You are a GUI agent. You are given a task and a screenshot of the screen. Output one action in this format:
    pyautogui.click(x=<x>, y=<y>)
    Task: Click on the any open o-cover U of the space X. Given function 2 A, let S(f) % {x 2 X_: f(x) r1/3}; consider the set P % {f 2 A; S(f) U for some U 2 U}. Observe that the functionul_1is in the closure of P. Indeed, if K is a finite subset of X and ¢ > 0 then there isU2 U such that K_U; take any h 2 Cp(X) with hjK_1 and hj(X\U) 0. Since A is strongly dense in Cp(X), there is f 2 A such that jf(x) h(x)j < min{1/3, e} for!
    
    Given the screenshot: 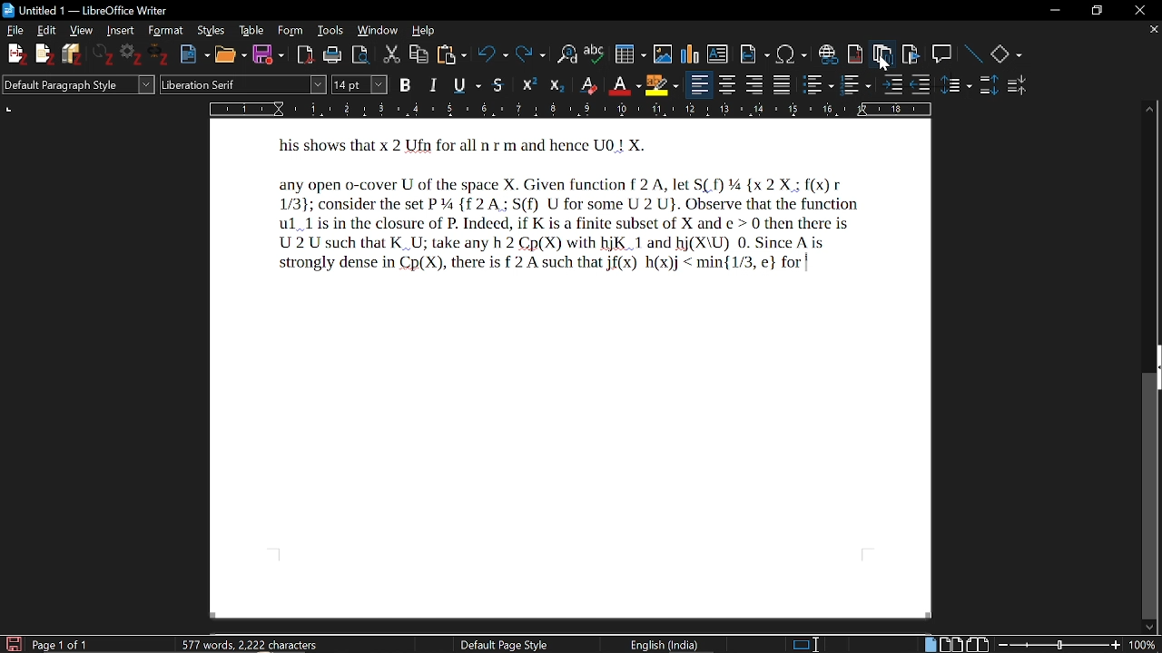 What is the action you would take?
    pyautogui.click(x=582, y=227)
    